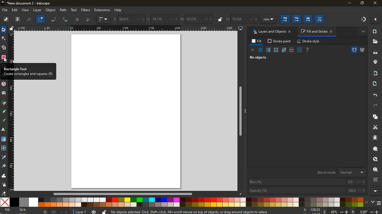  I want to click on maximize, so click(362, 3).